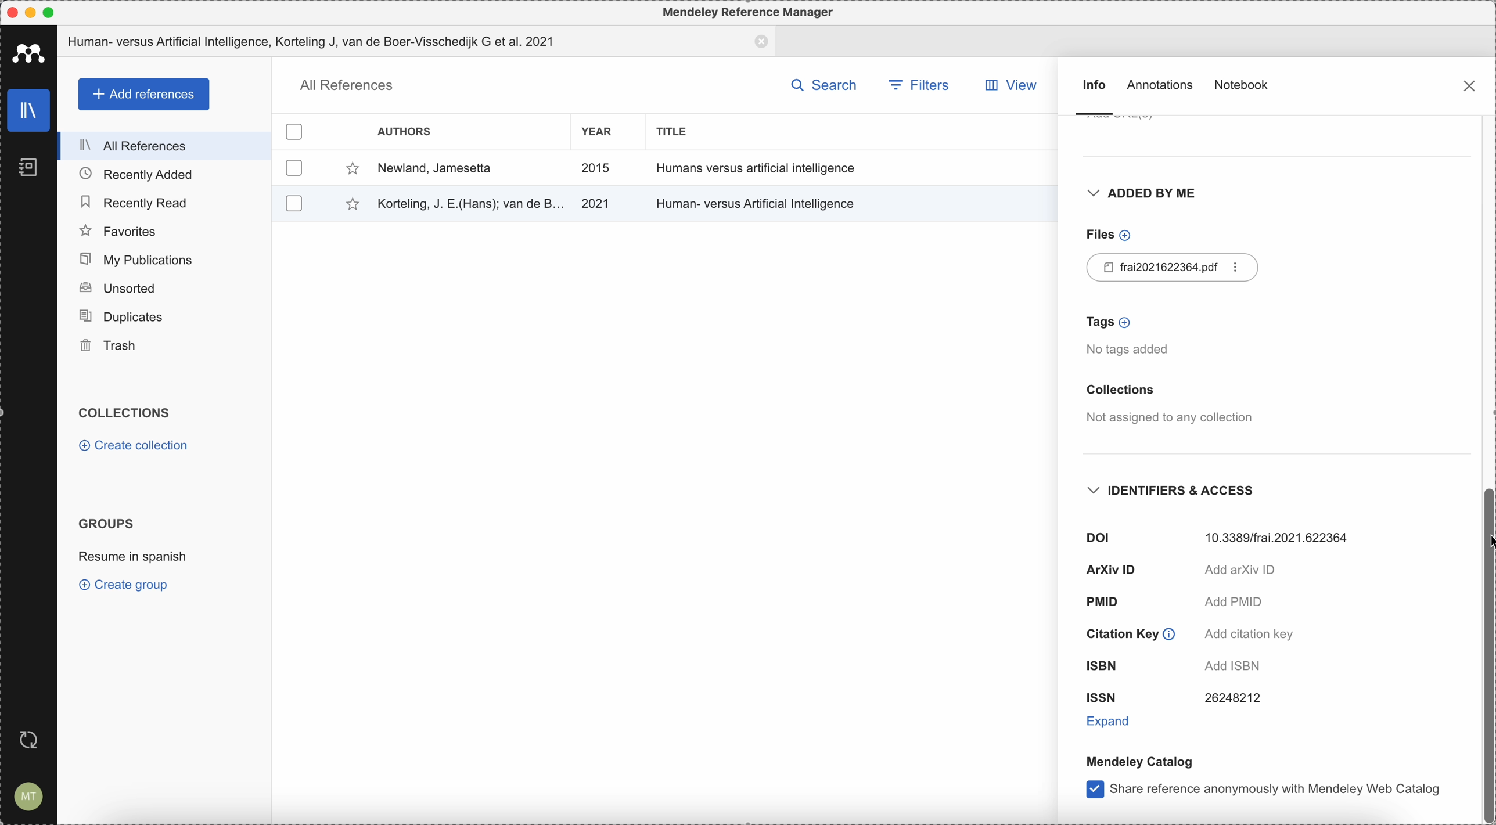 The height and width of the screenshot is (825, 1496). What do you see at coordinates (165, 146) in the screenshot?
I see `all references` at bounding box center [165, 146].